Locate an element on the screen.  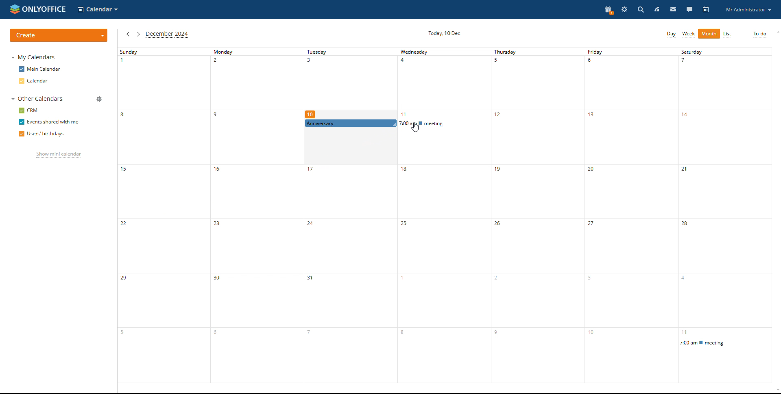
show mini calendar is located at coordinates (59, 155).